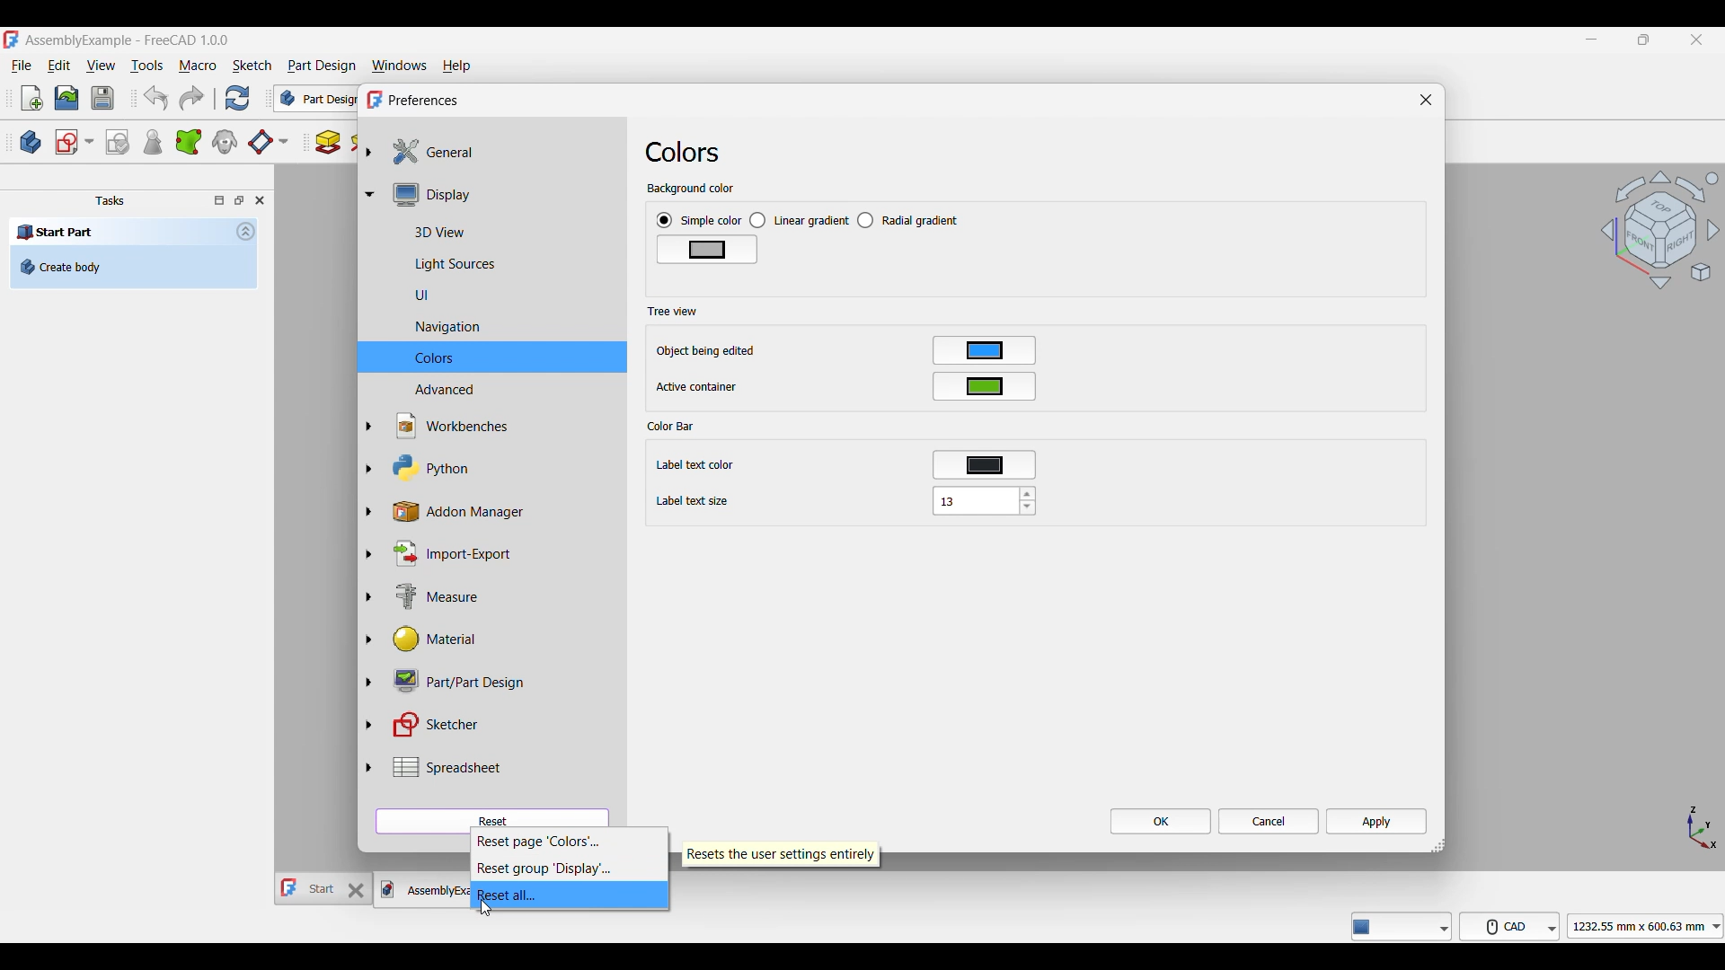  I want to click on Spreadsheet, so click(432, 767).